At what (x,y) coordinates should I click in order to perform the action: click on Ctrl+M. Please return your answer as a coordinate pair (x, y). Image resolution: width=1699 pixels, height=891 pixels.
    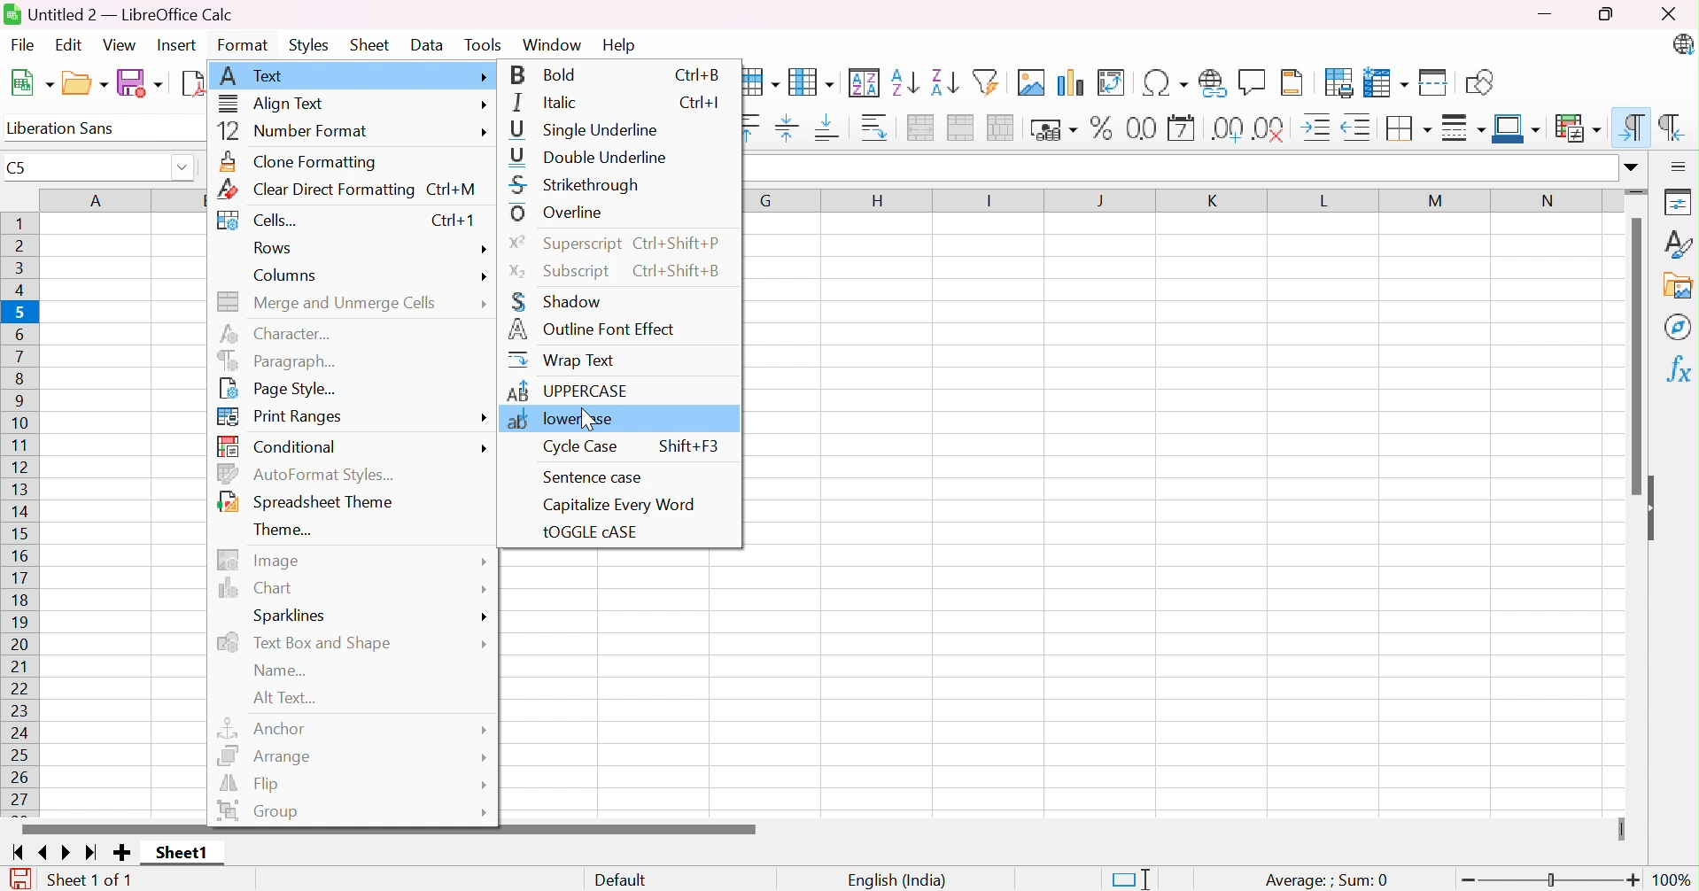
    Looking at the image, I should click on (456, 187).